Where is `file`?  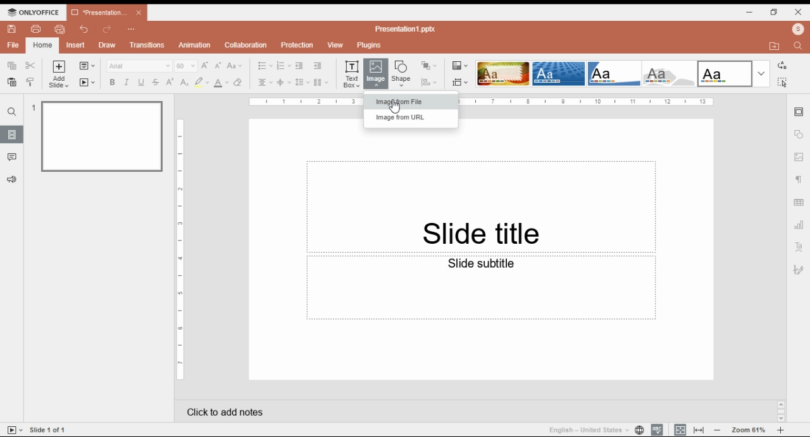
file is located at coordinates (14, 45).